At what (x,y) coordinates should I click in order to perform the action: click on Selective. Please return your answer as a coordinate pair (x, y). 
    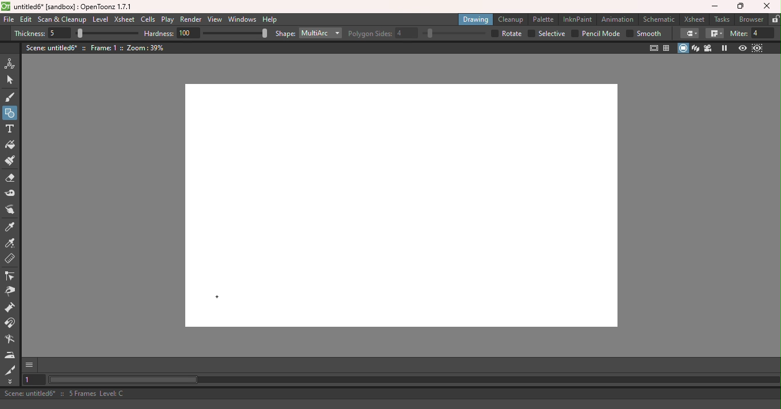
    Looking at the image, I should click on (547, 33).